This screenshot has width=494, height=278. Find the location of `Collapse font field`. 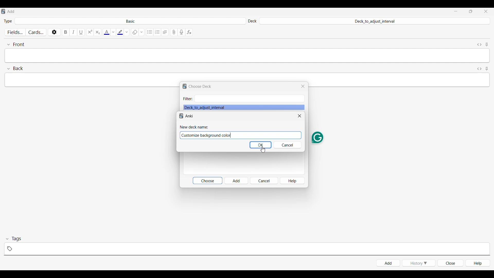

Collapse font field is located at coordinates (16, 45).